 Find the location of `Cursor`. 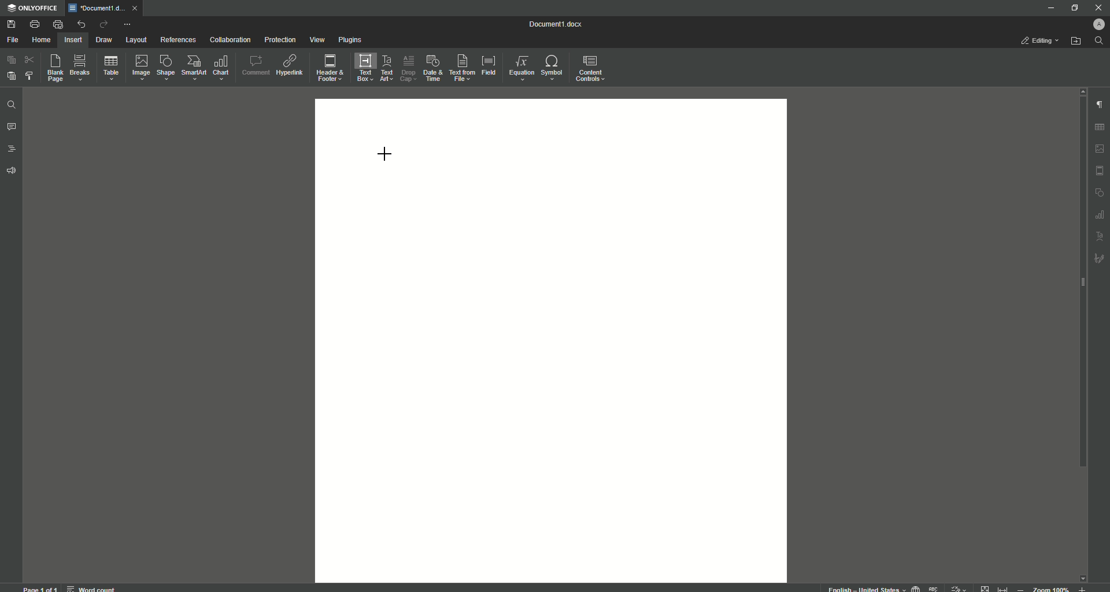

Cursor is located at coordinates (385, 152).